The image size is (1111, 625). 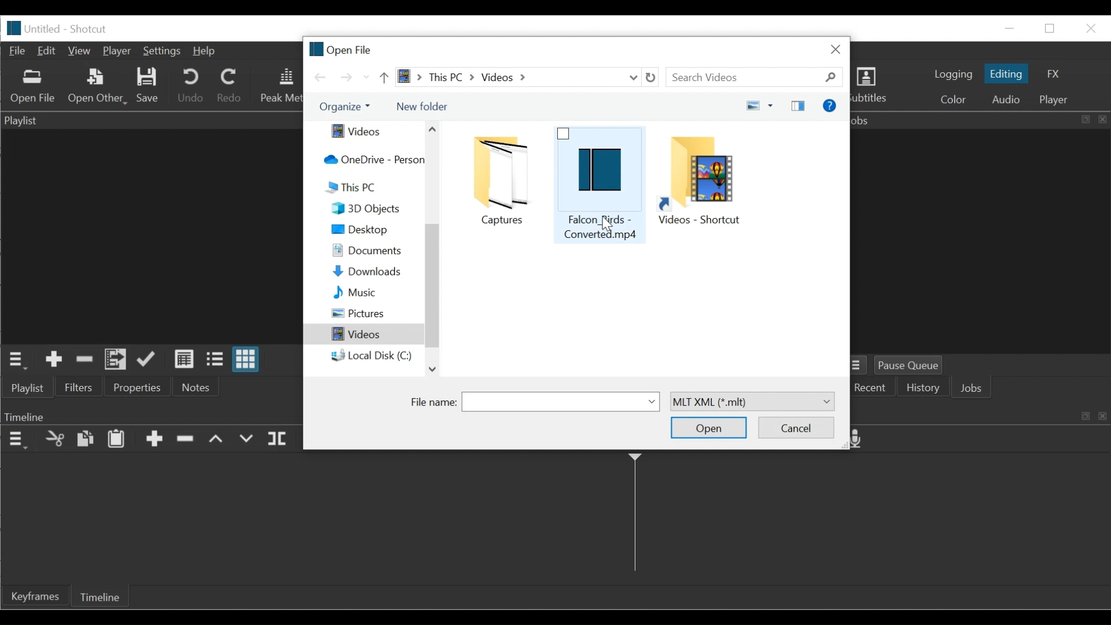 What do you see at coordinates (1006, 73) in the screenshot?
I see `Editing` at bounding box center [1006, 73].